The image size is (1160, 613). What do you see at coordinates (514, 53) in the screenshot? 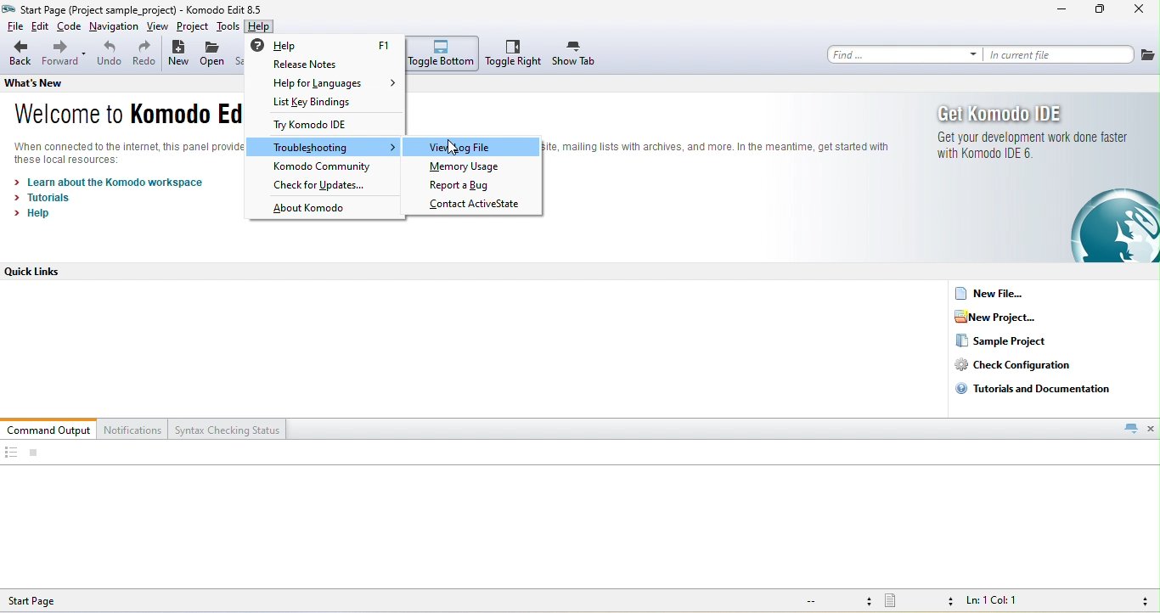
I see `toggle right` at bounding box center [514, 53].